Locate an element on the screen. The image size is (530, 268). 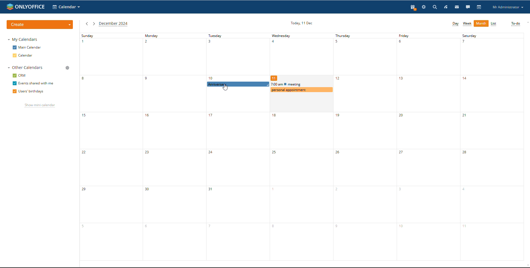
friday is located at coordinates (428, 146).